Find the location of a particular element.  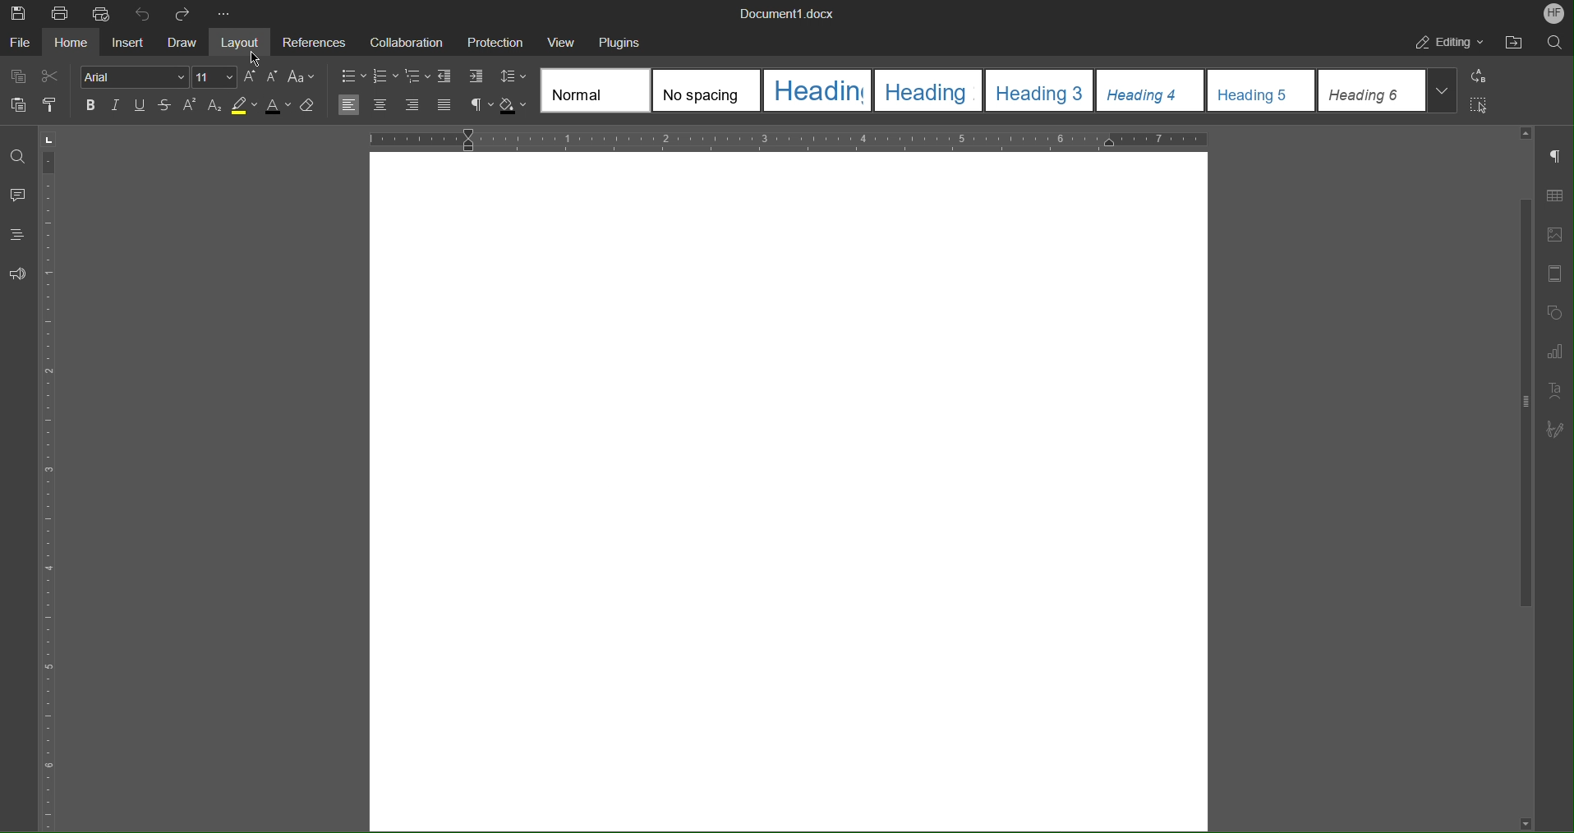

Editing is located at coordinates (1448, 42).